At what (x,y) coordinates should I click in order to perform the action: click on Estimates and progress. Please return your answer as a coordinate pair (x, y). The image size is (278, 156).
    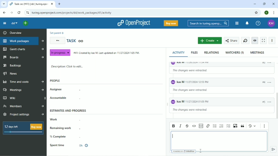
    Looking at the image, I should click on (68, 110).